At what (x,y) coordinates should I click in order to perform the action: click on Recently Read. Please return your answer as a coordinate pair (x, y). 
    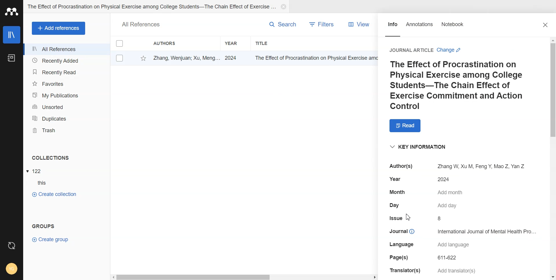
    Looking at the image, I should click on (66, 72).